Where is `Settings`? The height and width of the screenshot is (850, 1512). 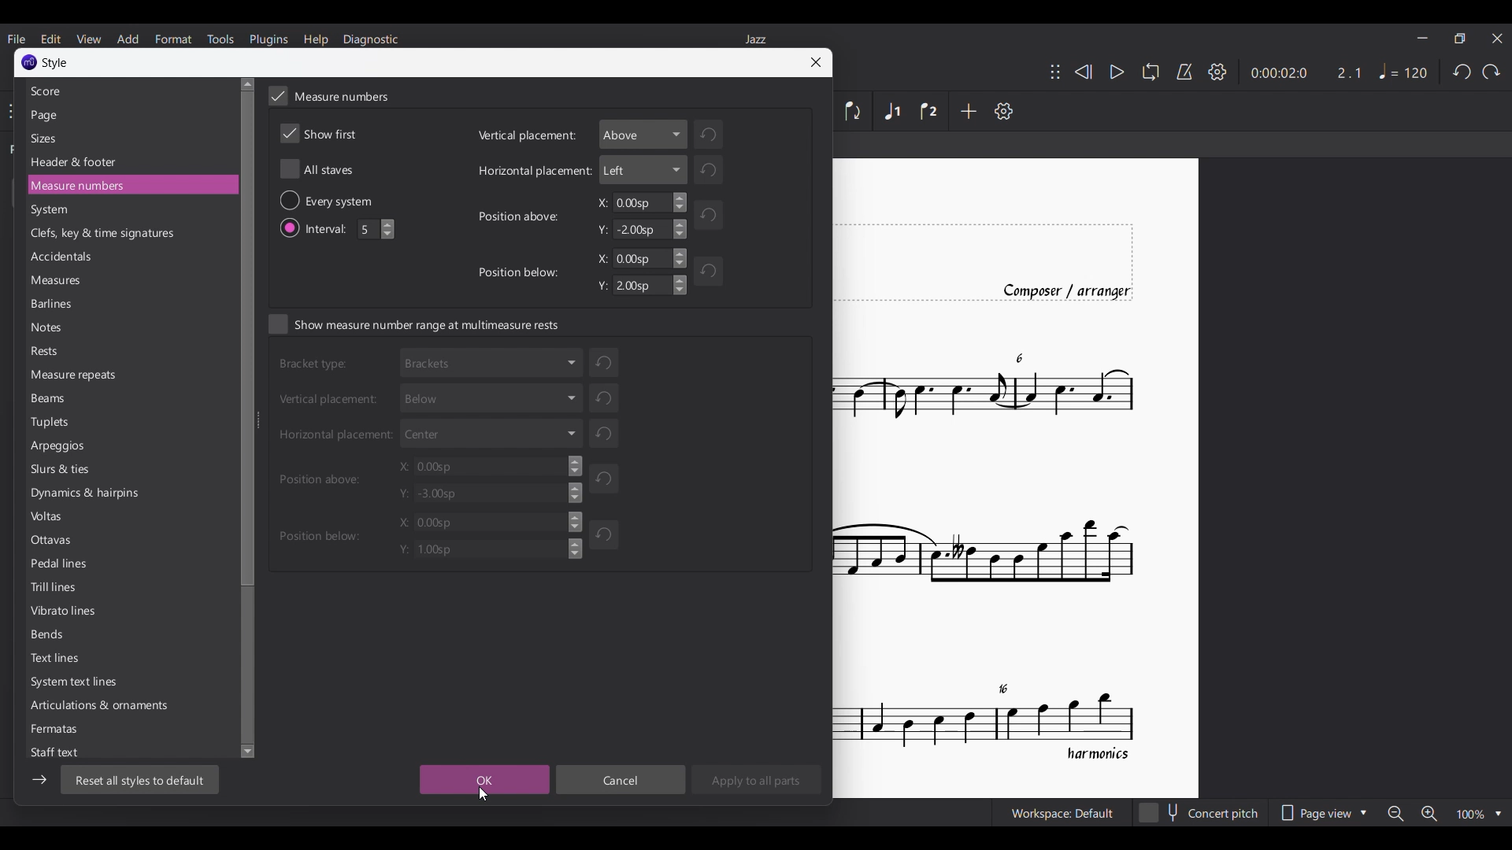
Settings is located at coordinates (1217, 72).